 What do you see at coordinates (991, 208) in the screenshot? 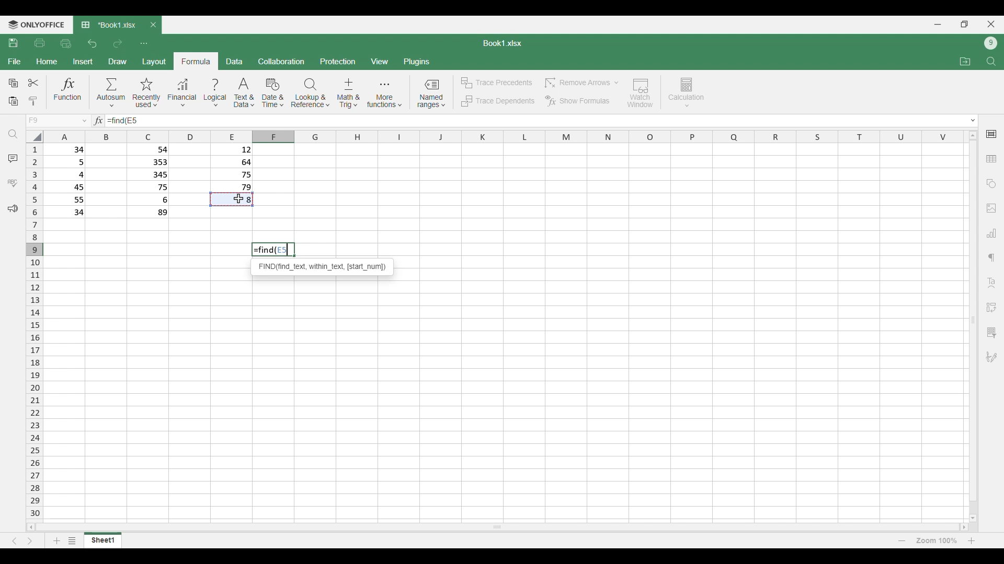
I see `Insert images` at bounding box center [991, 208].